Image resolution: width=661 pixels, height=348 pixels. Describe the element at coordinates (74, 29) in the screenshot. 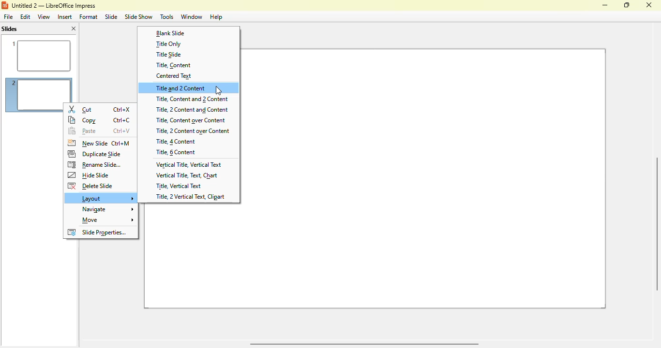

I see `close pane` at that location.